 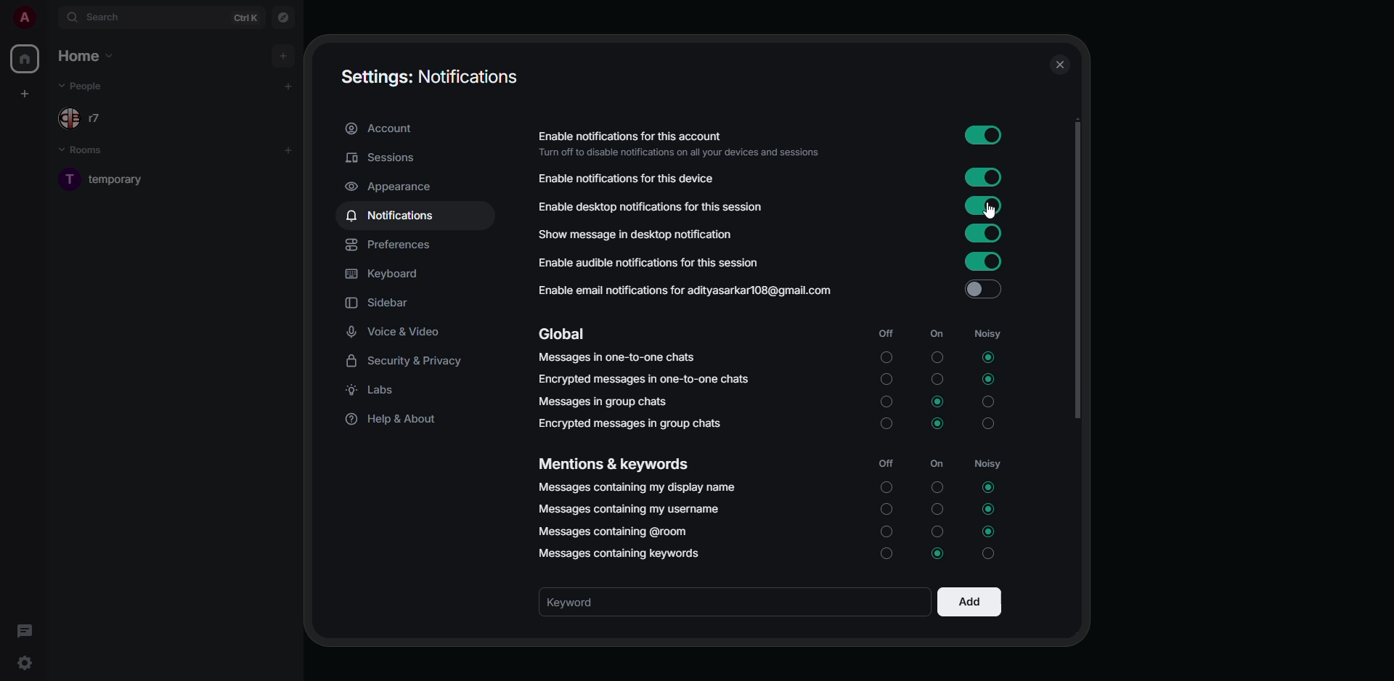 I want to click on rooms, so click(x=90, y=151).